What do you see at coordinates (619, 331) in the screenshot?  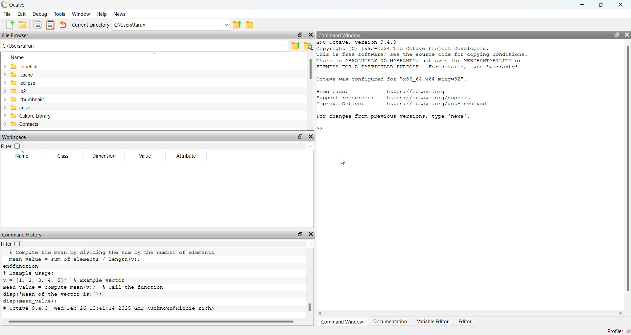 I see `Profiler` at bounding box center [619, 331].